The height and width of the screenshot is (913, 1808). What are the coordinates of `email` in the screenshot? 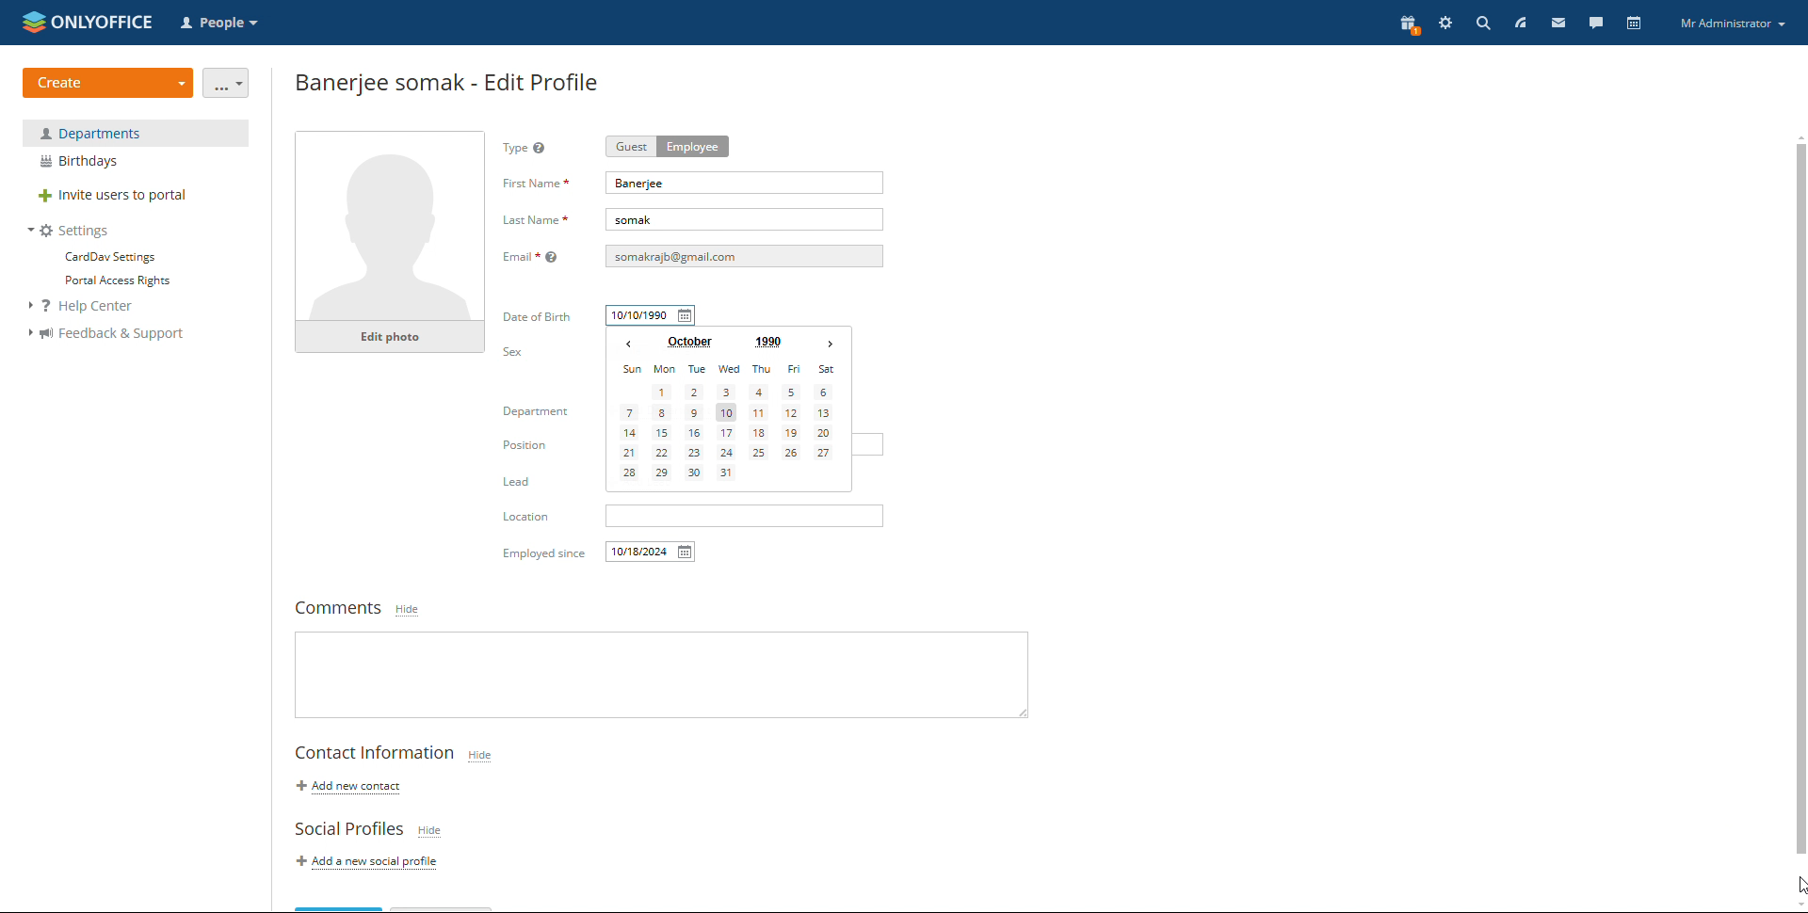 It's located at (744, 256).